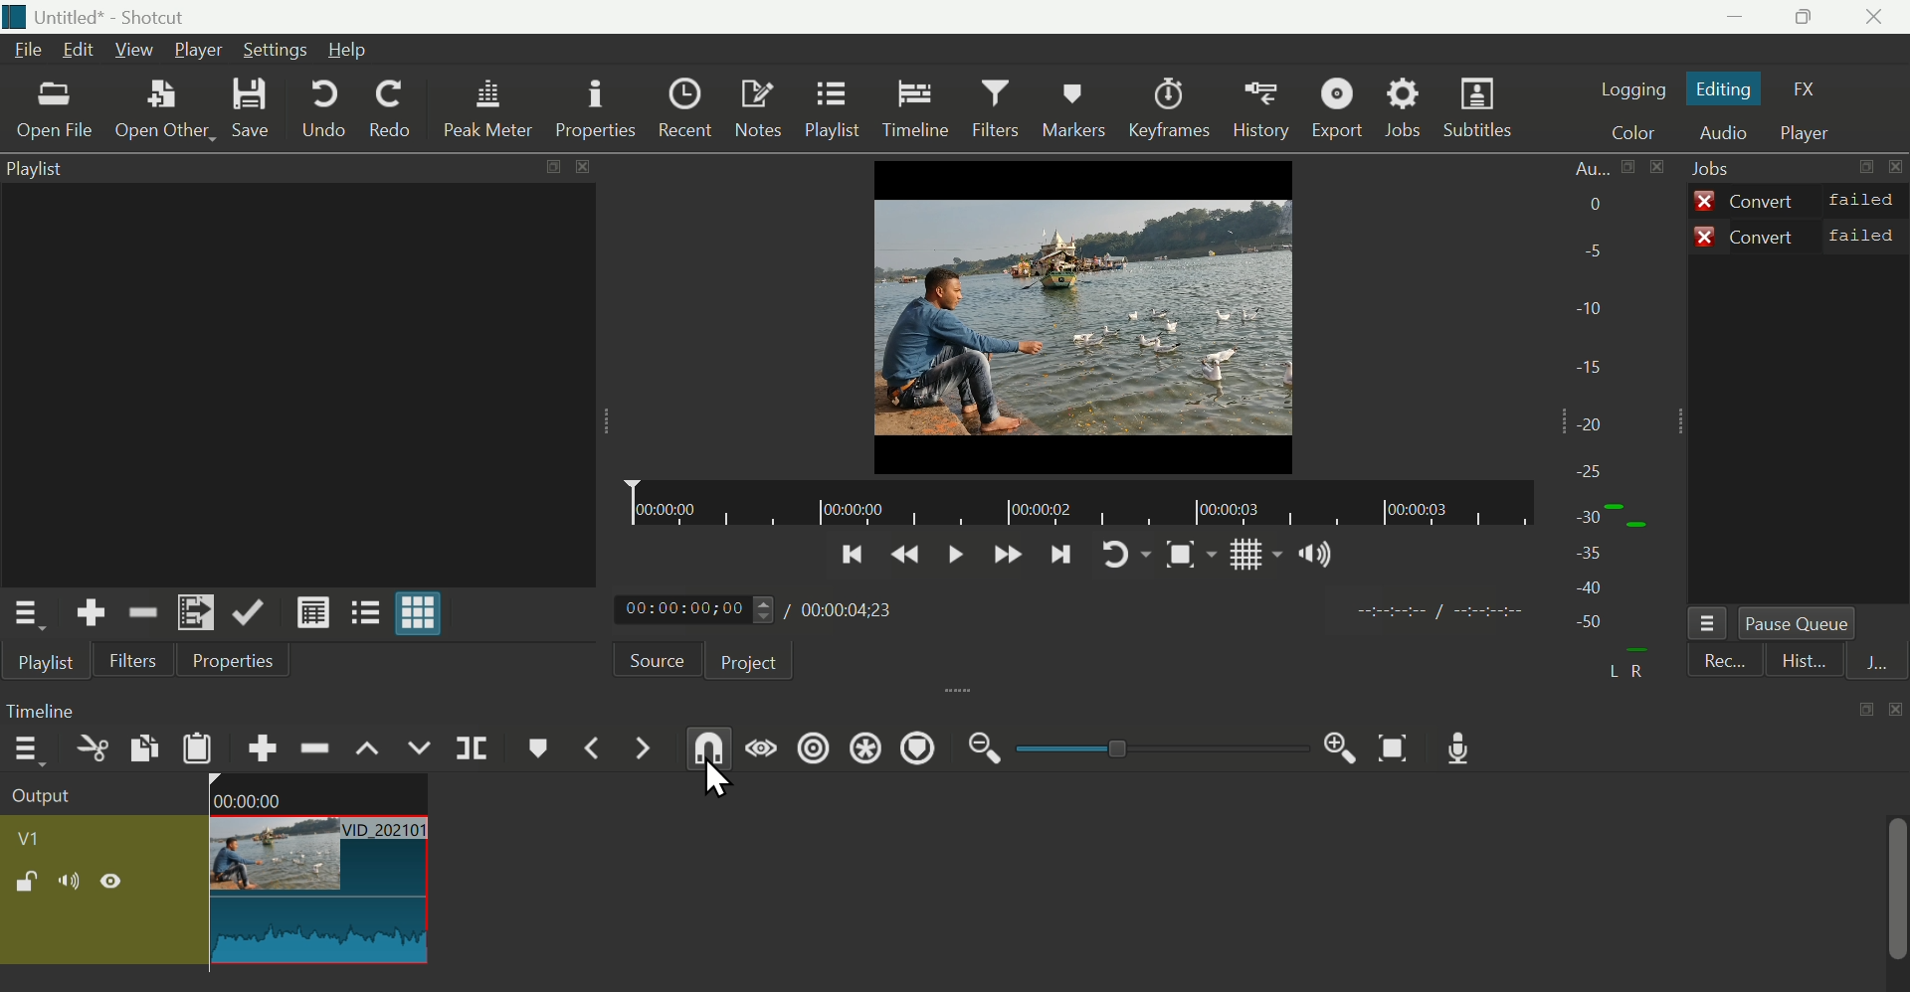 Image resolution: width=1910 pixels, height=992 pixels. What do you see at coordinates (1613, 422) in the screenshot?
I see `Audio bar` at bounding box center [1613, 422].